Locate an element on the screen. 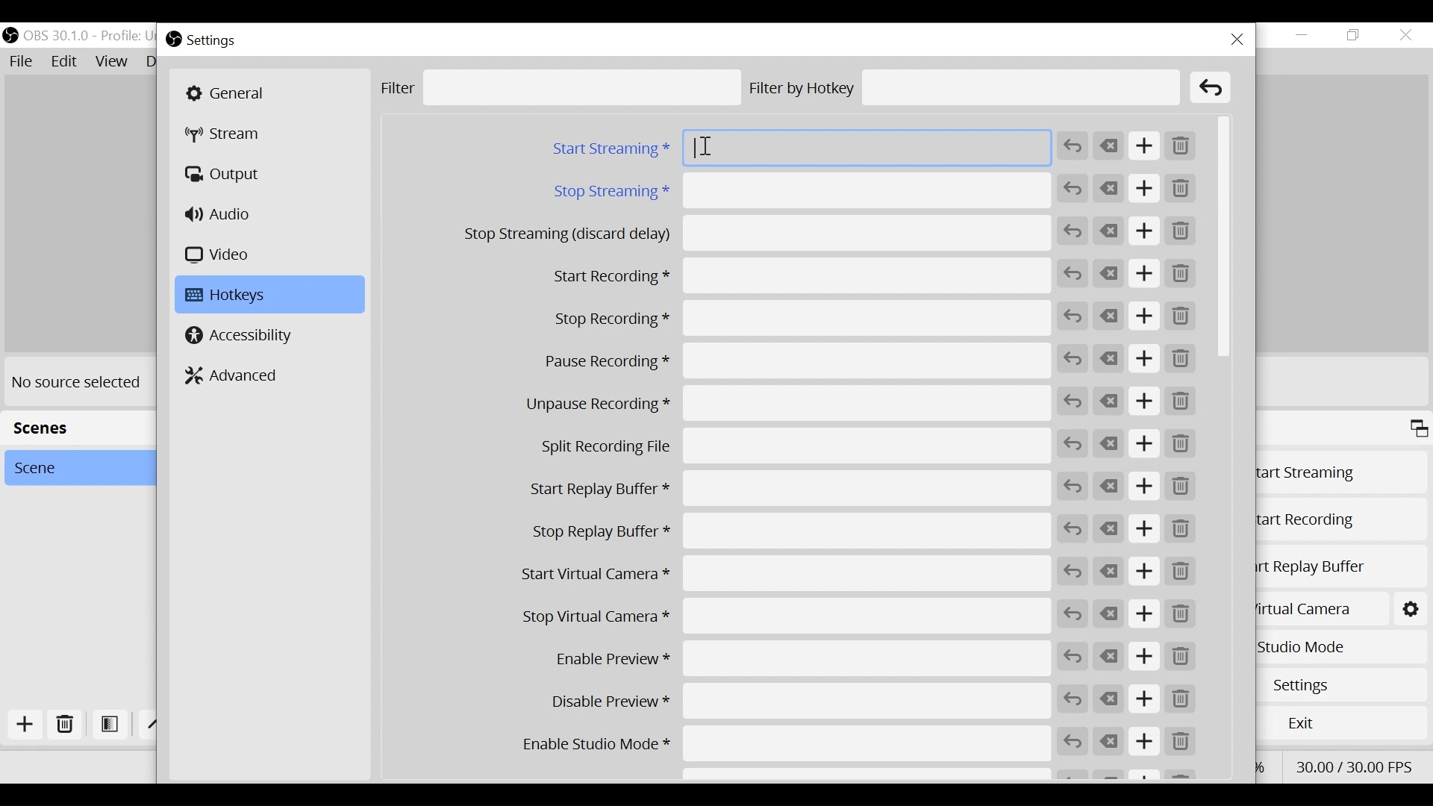  Clear is located at coordinates (1110, 188).